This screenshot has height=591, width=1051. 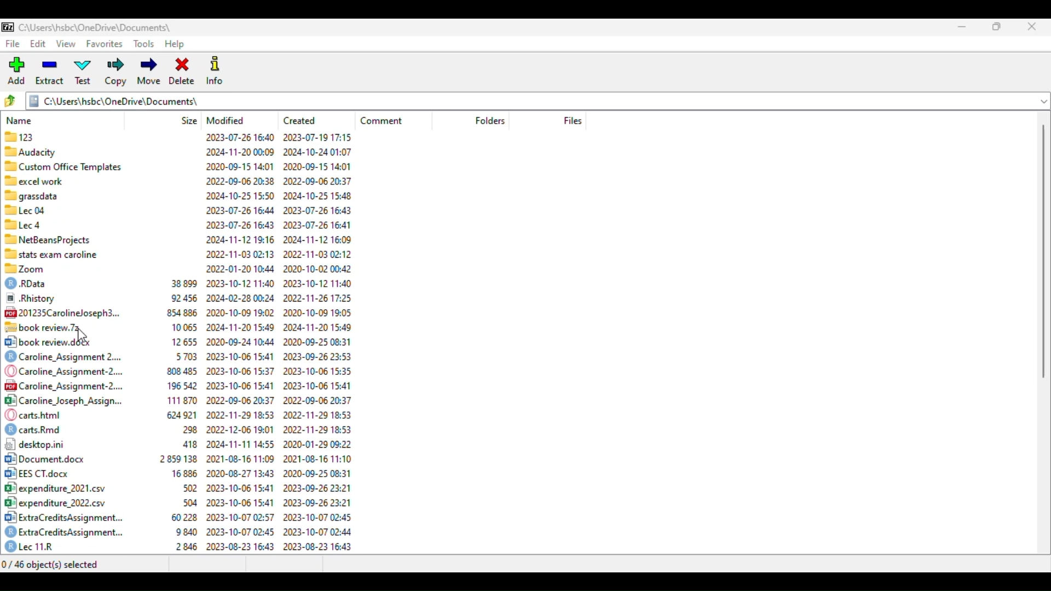 I want to click on vertical scroll bar, so click(x=1043, y=250).